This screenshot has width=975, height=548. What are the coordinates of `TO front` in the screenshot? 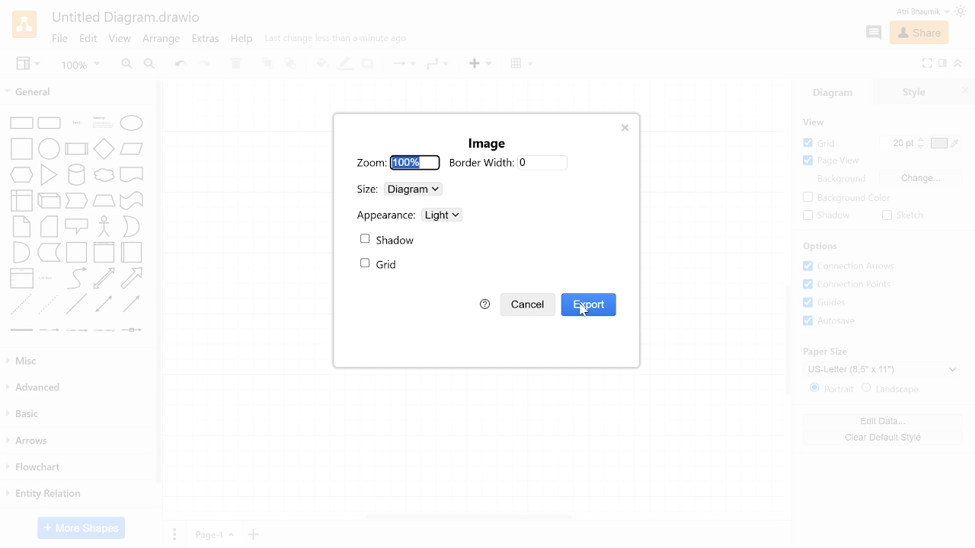 It's located at (268, 65).